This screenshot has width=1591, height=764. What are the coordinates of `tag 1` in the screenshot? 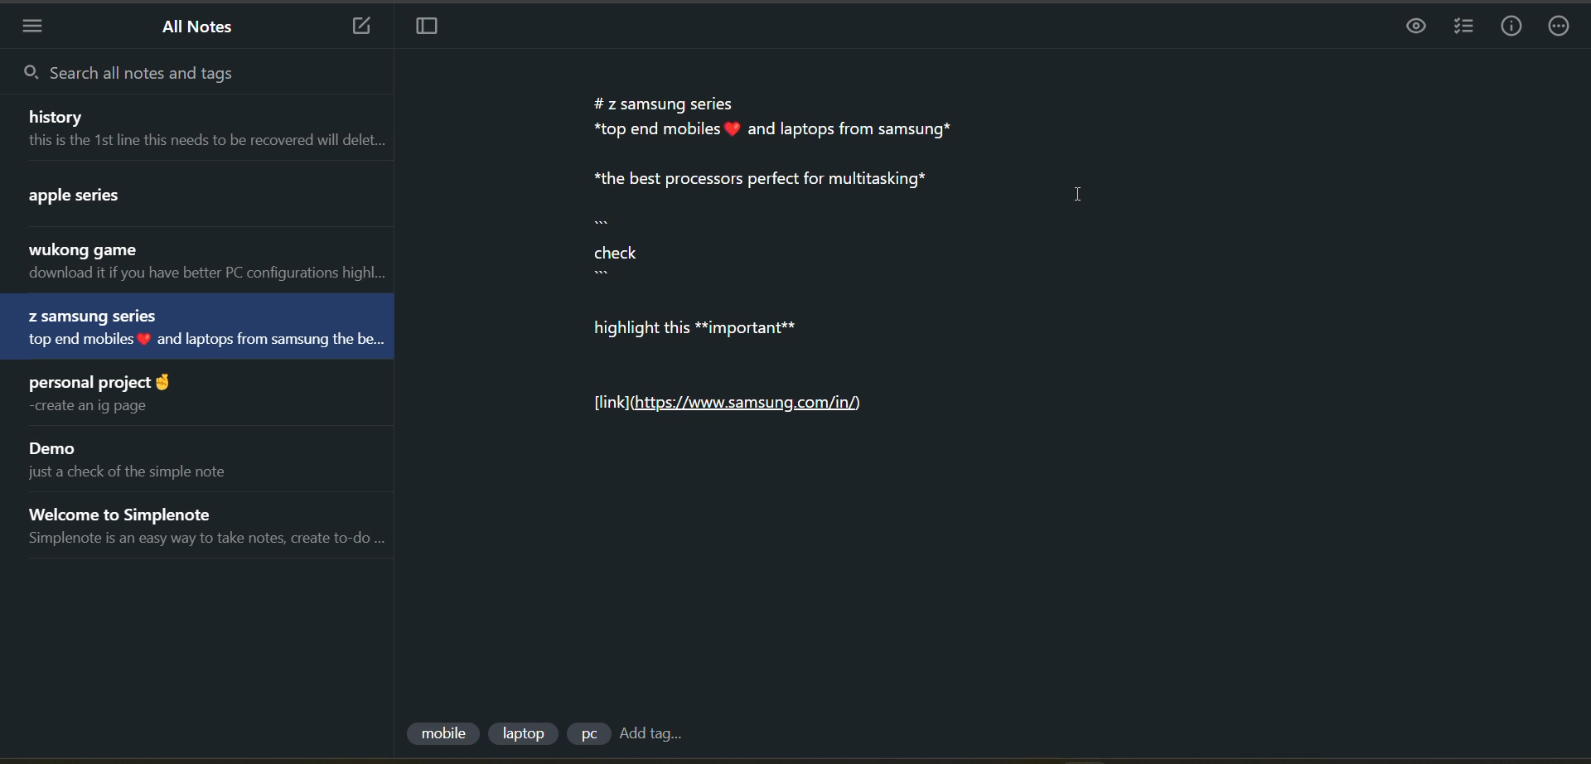 It's located at (442, 736).